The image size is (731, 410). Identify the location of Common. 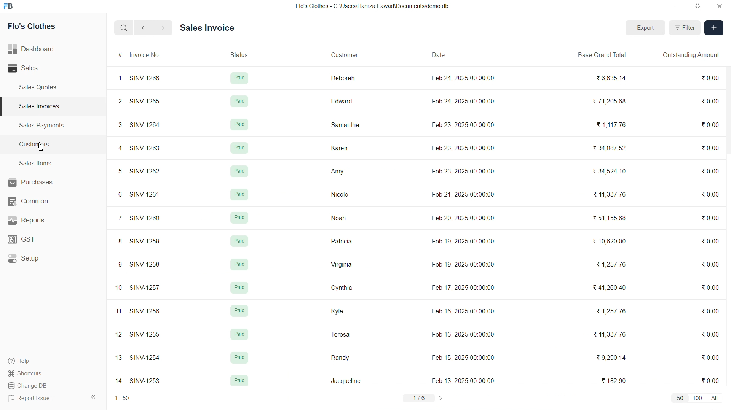
(28, 201).